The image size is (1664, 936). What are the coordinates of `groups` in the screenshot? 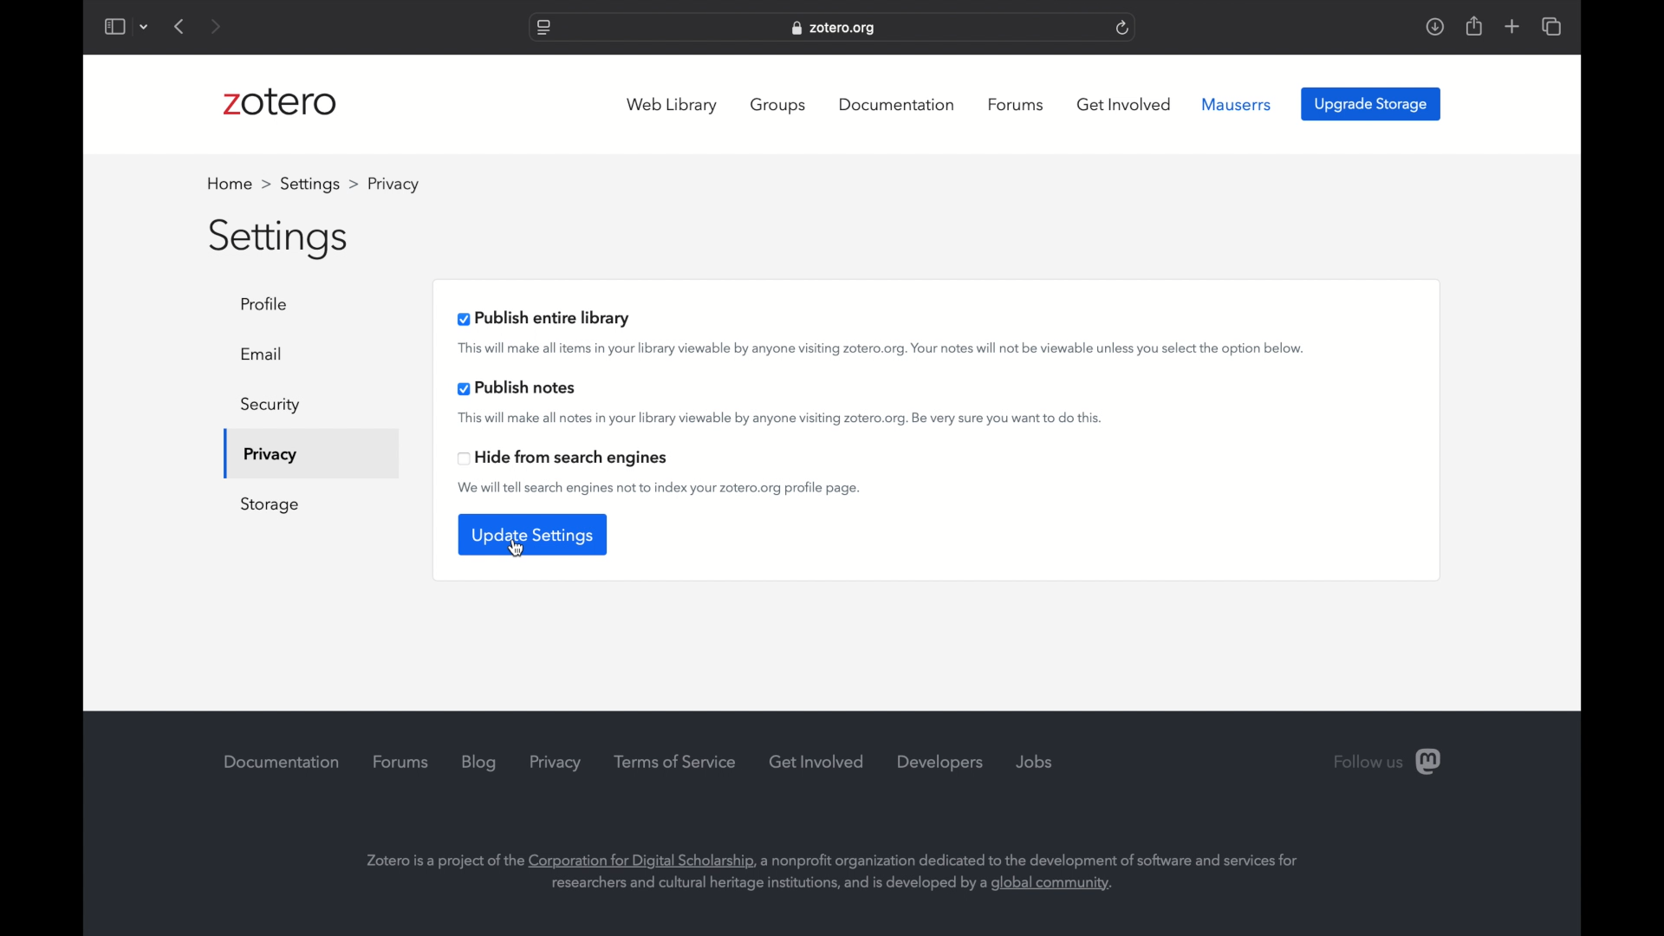 It's located at (779, 106).